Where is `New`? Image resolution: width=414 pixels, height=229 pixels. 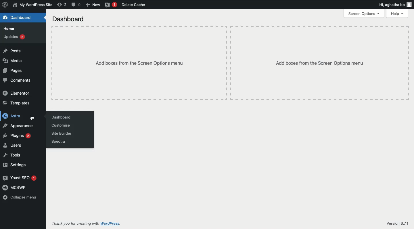 New is located at coordinates (94, 5).